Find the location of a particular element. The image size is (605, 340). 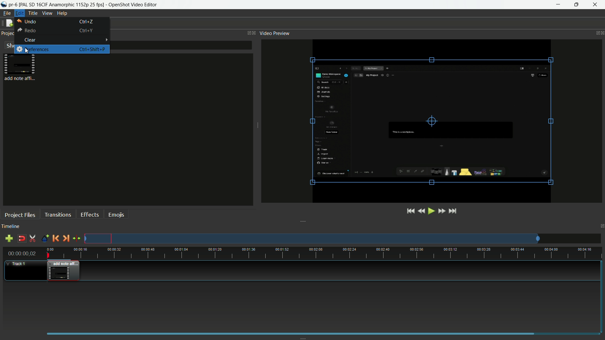

jump to end is located at coordinates (454, 211).